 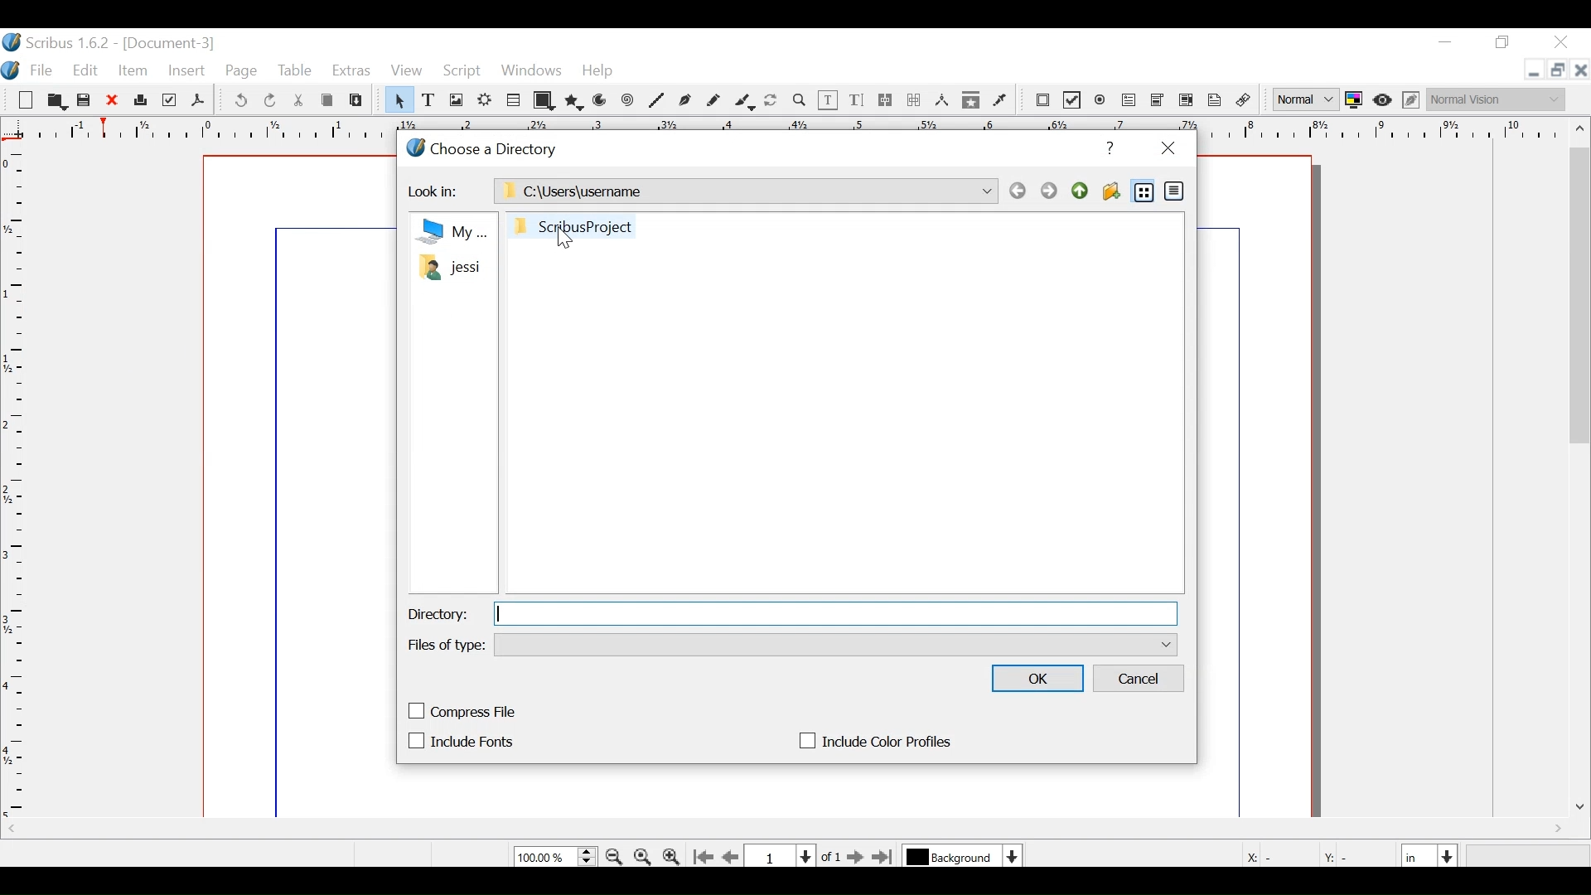 What do you see at coordinates (573, 102) in the screenshot?
I see `Polygon` at bounding box center [573, 102].